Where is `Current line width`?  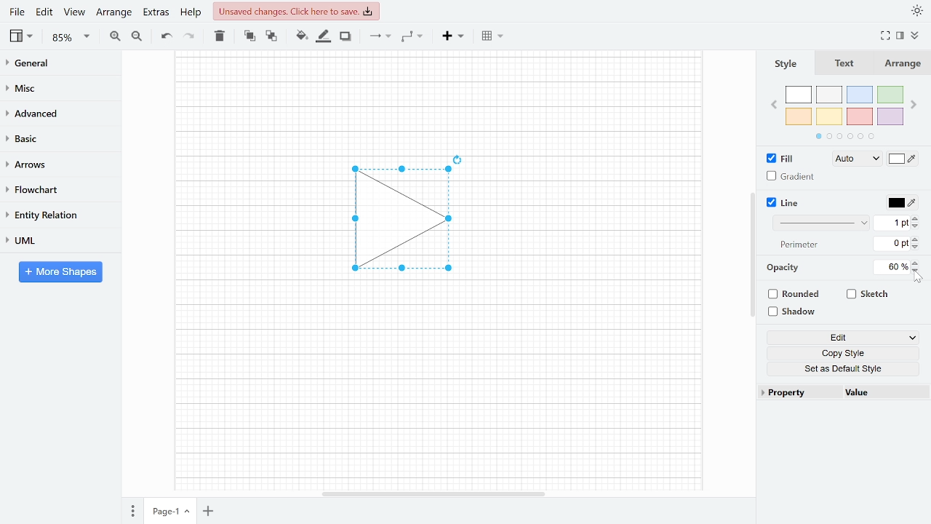 Current line width is located at coordinates (892, 222).